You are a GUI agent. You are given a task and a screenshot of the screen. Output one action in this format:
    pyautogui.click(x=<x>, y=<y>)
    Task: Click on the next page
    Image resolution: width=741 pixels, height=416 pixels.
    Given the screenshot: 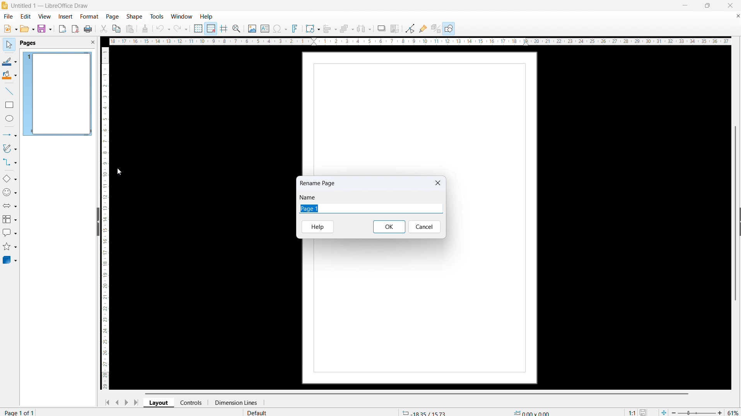 What is the action you would take?
    pyautogui.click(x=126, y=402)
    